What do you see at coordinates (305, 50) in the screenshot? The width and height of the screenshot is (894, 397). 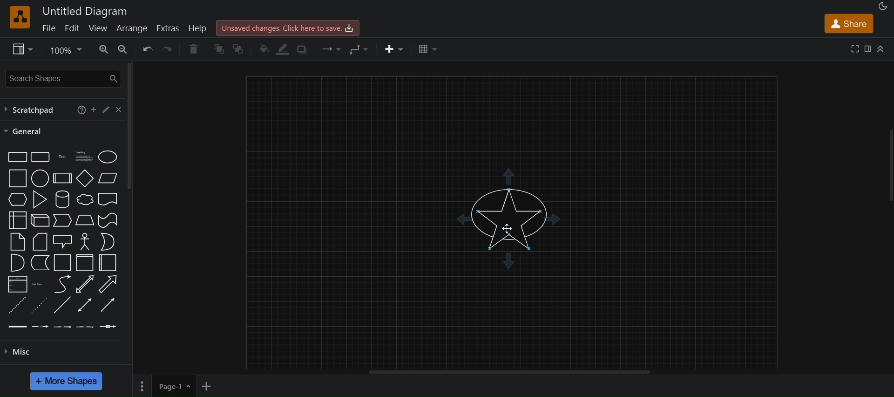 I see `shadows` at bounding box center [305, 50].